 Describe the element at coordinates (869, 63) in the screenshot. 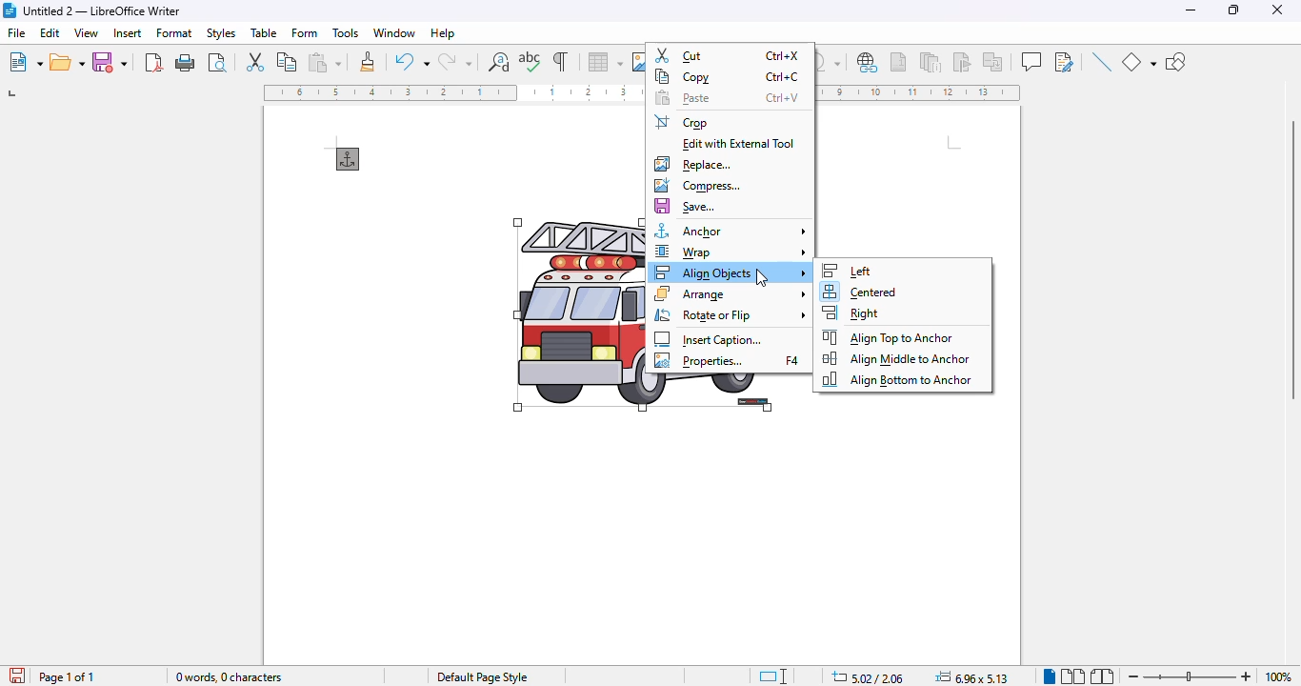

I see `insert hyperlink` at that location.